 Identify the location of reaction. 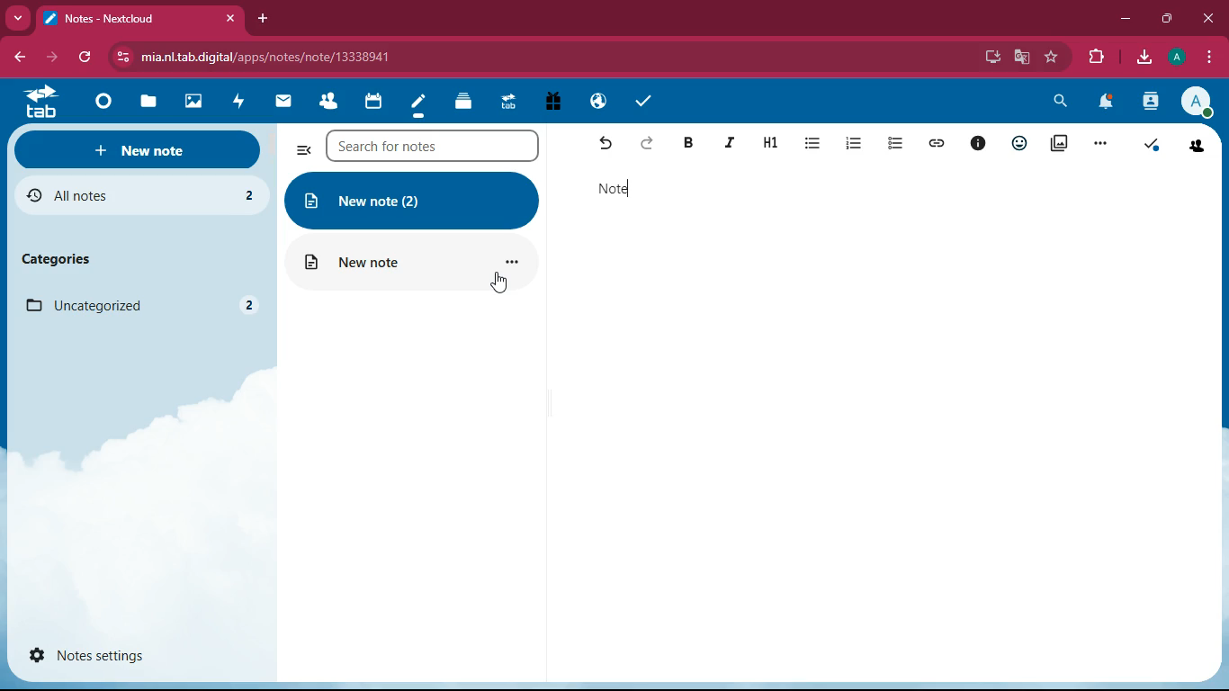
(1019, 142).